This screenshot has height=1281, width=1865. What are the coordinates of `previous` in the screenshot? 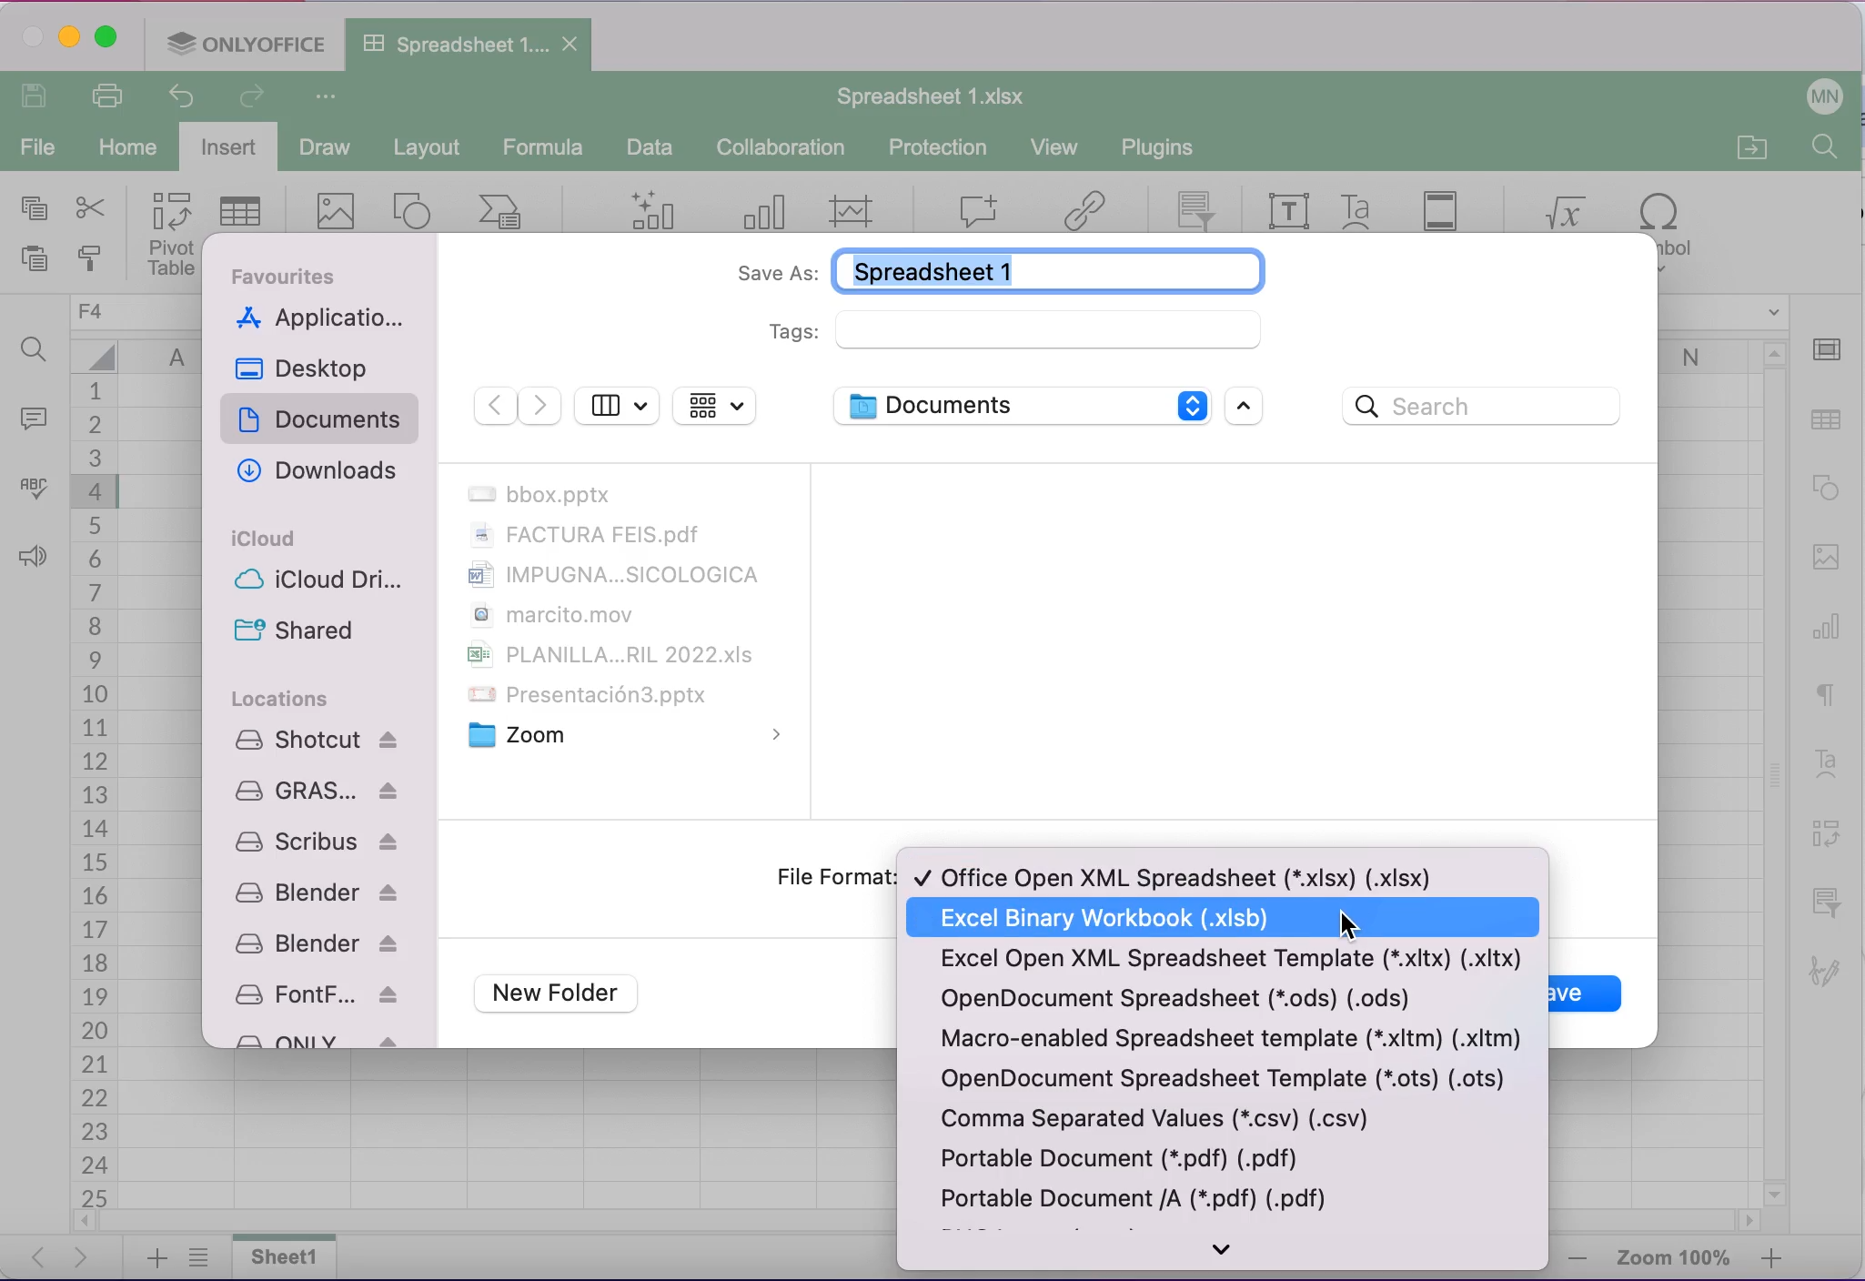 It's located at (493, 407).